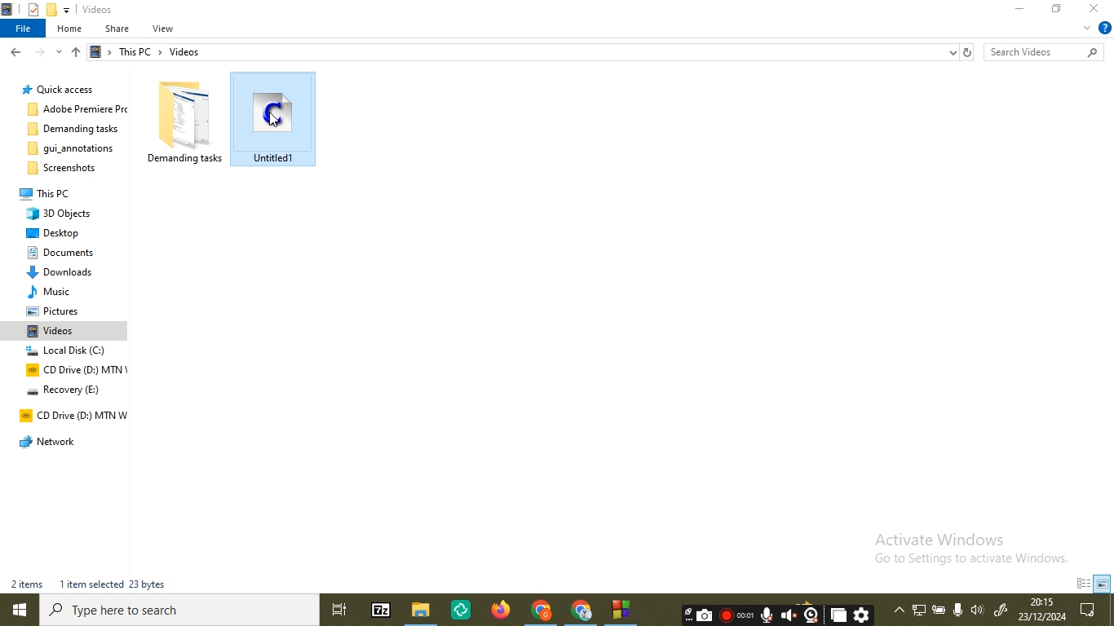 The height and width of the screenshot is (626, 1114). What do you see at coordinates (99, 10) in the screenshot?
I see `video` at bounding box center [99, 10].